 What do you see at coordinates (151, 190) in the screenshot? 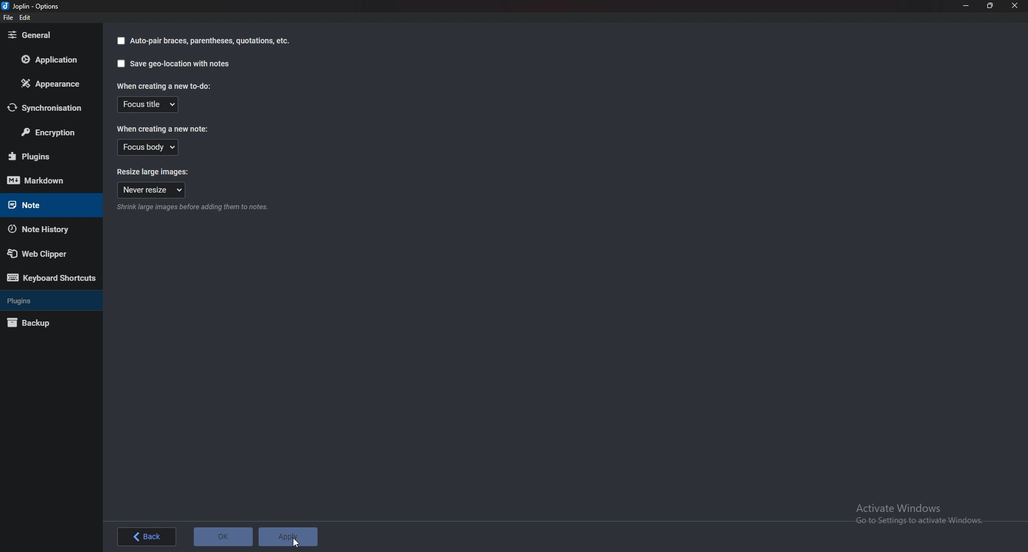
I see `Never resize` at bounding box center [151, 190].